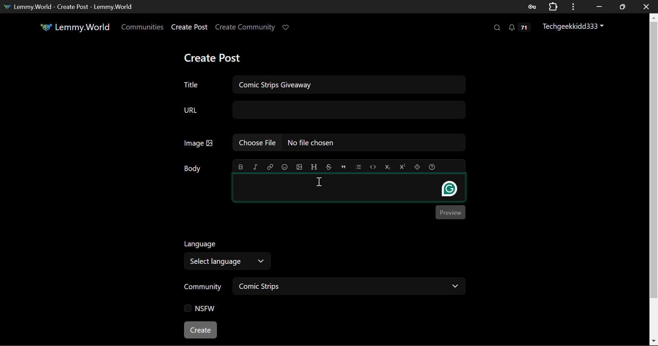  I want to click on list, so click(358, 165).